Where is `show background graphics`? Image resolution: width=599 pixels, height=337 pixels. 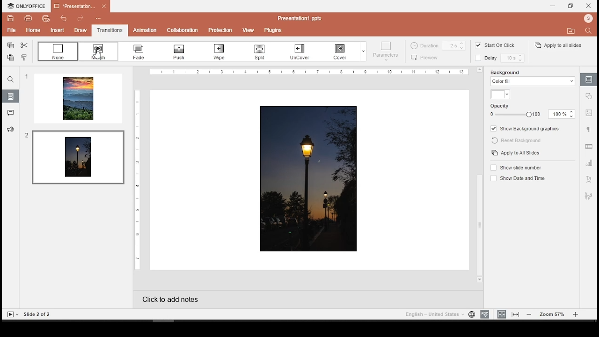 show background graphics is located at coordinates (526, 128).